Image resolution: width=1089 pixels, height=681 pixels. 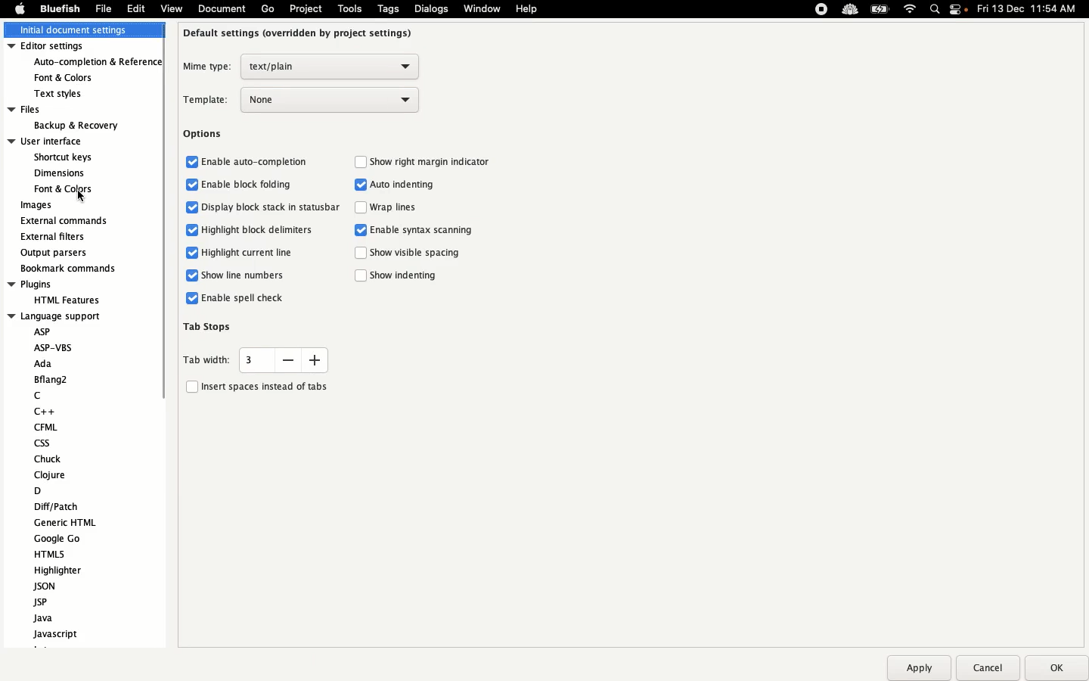 I want to click on Display block stack in status bar, so click(x=264, y=208).